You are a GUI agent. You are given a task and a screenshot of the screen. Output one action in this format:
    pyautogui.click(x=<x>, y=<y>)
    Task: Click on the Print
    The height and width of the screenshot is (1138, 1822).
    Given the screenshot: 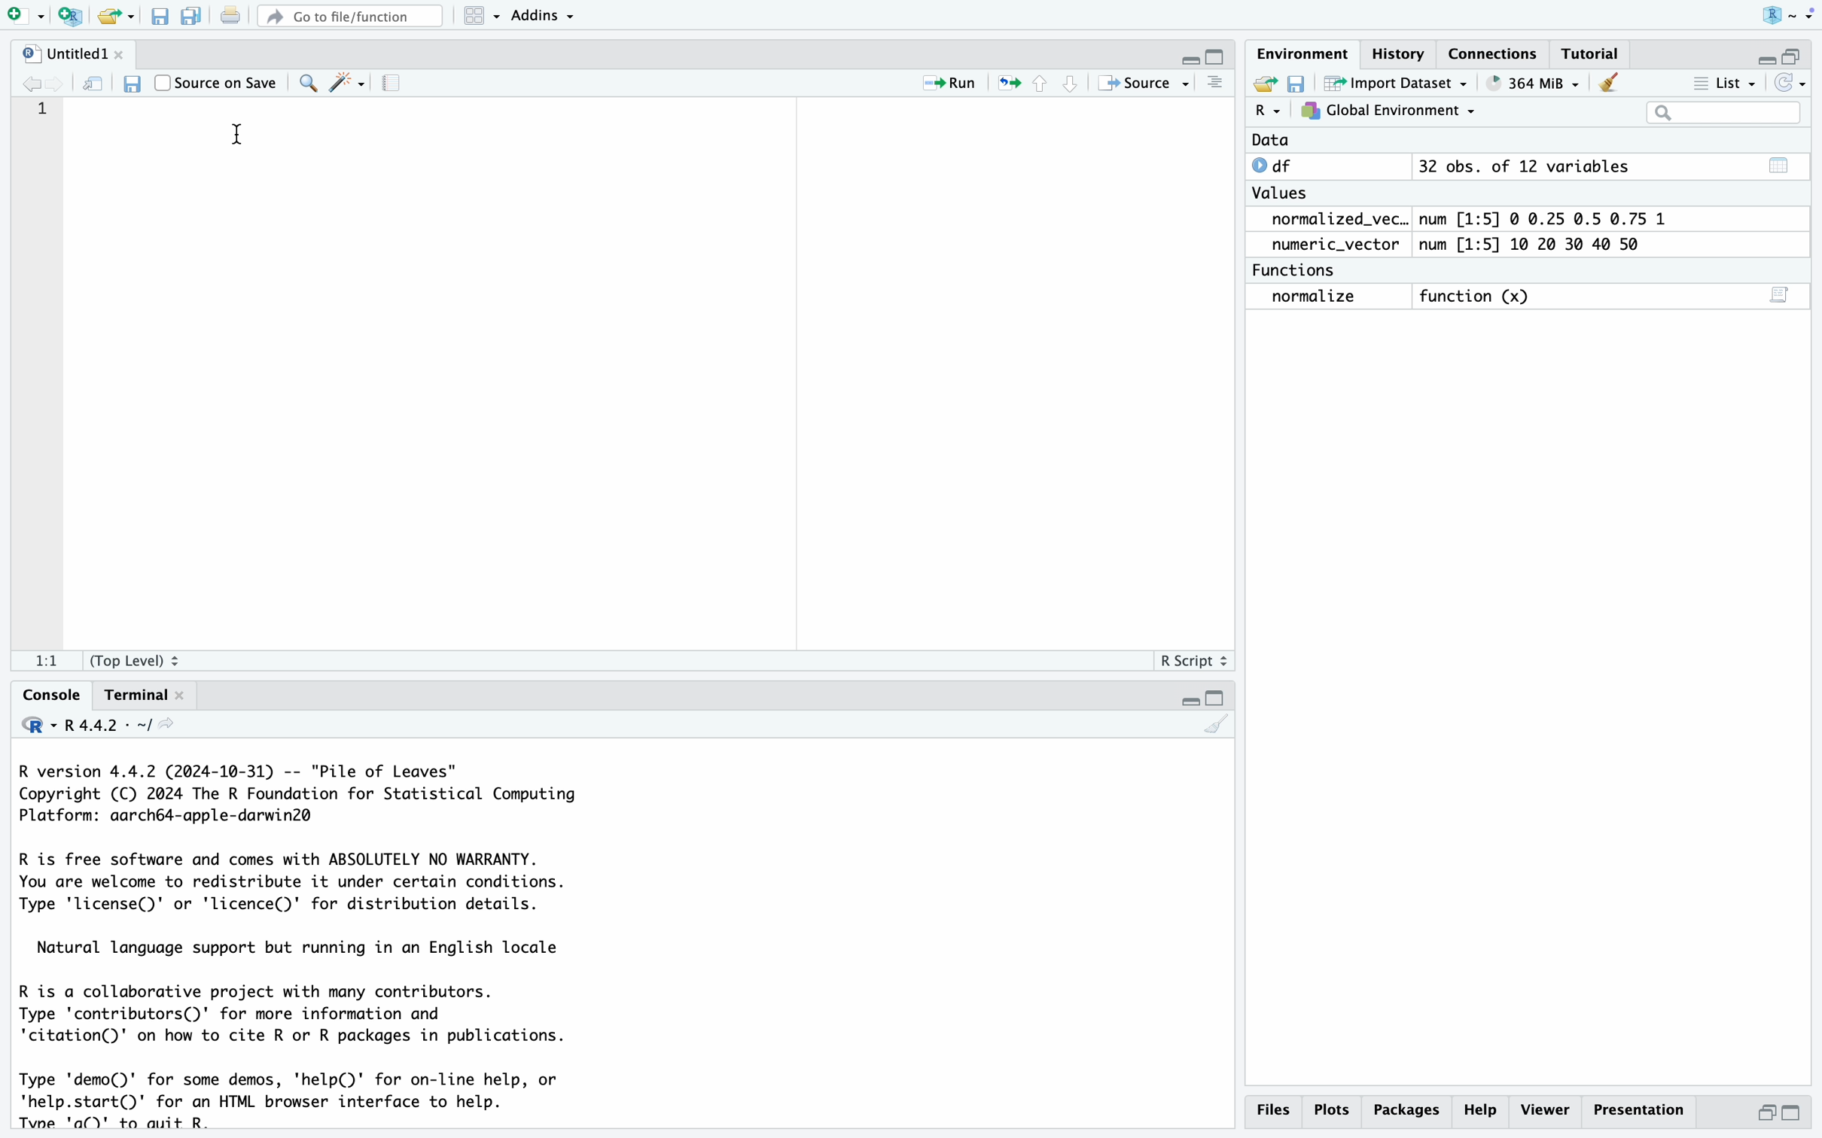 What is the action you would take?
    pyautogui.click(x=229, y=17)
    